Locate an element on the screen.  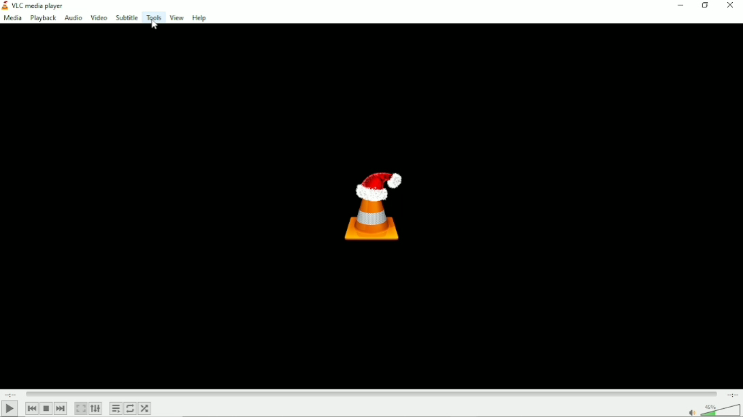
View is located at coordinates (176, 18).